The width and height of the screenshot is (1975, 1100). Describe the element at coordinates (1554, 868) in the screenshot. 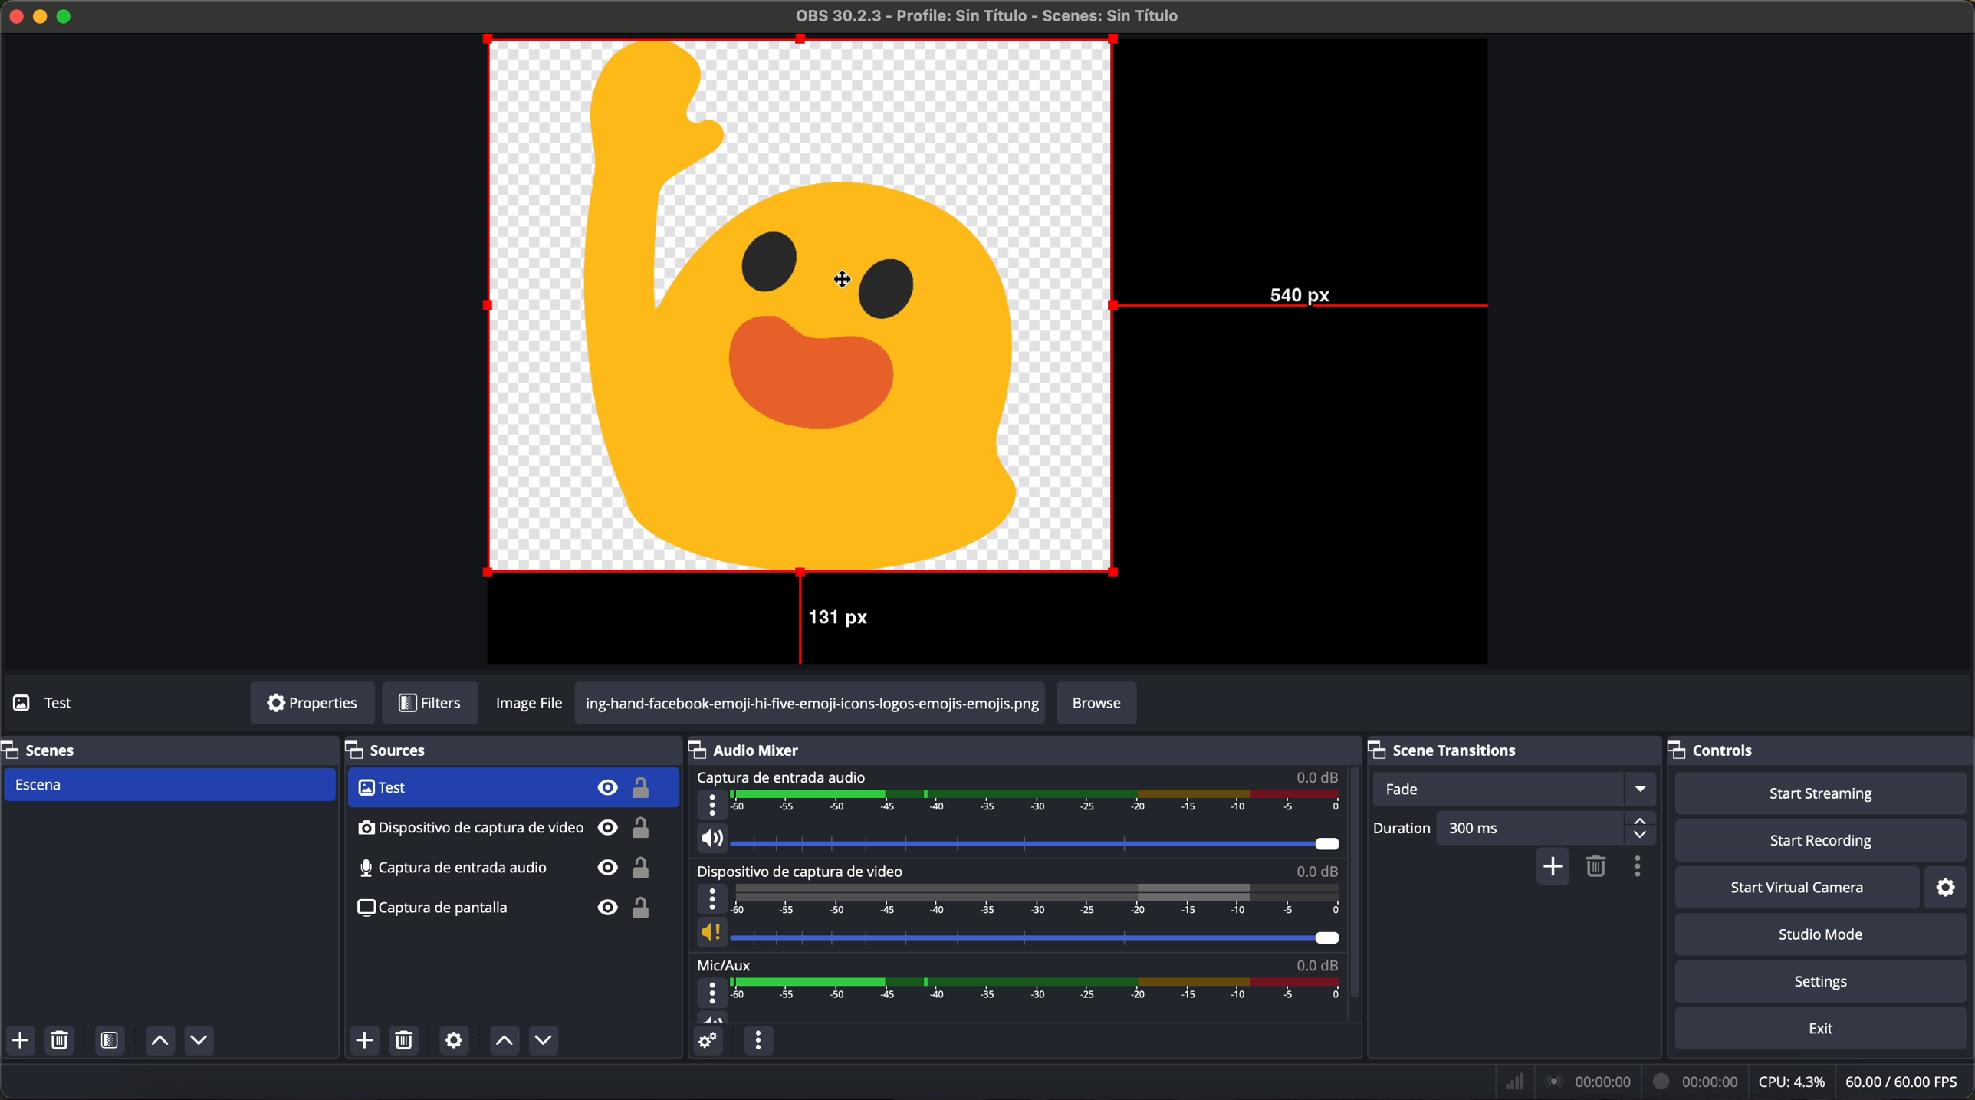

I see `add configurable transition` at that location.